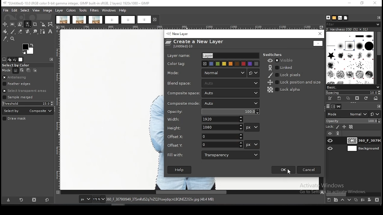 Image resolution: width=383 pixels, height=215 pixels. What do you see at coordinates (99, 199) in the screenshot?
I see `zoom status` at bounding box center [99, 199].